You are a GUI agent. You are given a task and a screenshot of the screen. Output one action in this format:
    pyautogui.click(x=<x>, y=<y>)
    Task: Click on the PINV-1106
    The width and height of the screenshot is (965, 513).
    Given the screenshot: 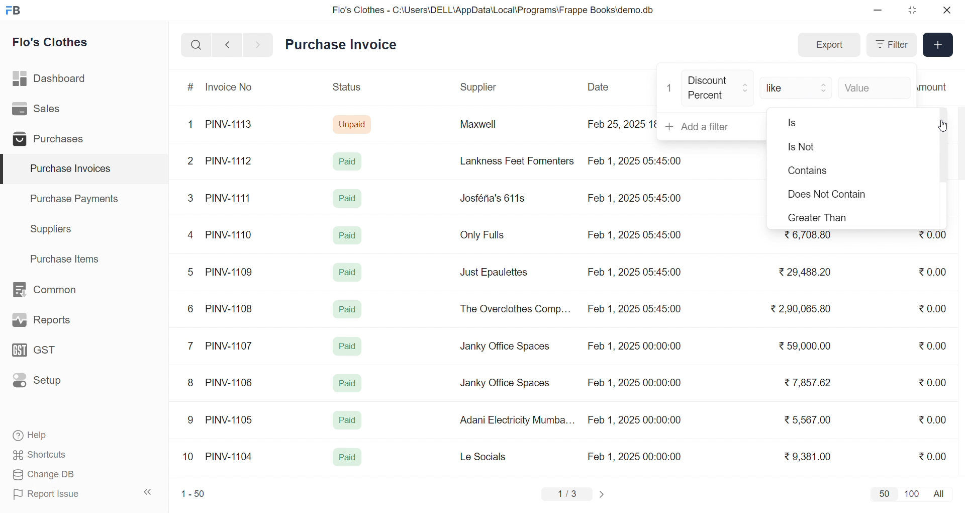 What is the action you would take?
    pyautogui.click(x=233, y=383)
    